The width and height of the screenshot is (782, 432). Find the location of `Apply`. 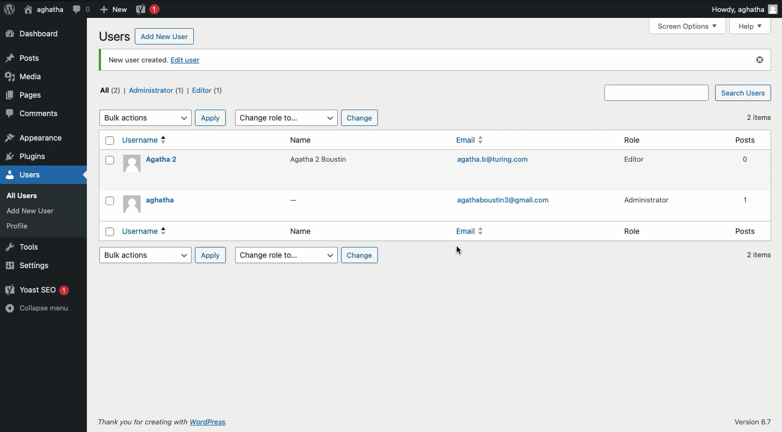

Apply is located at coordinates (210, 255).